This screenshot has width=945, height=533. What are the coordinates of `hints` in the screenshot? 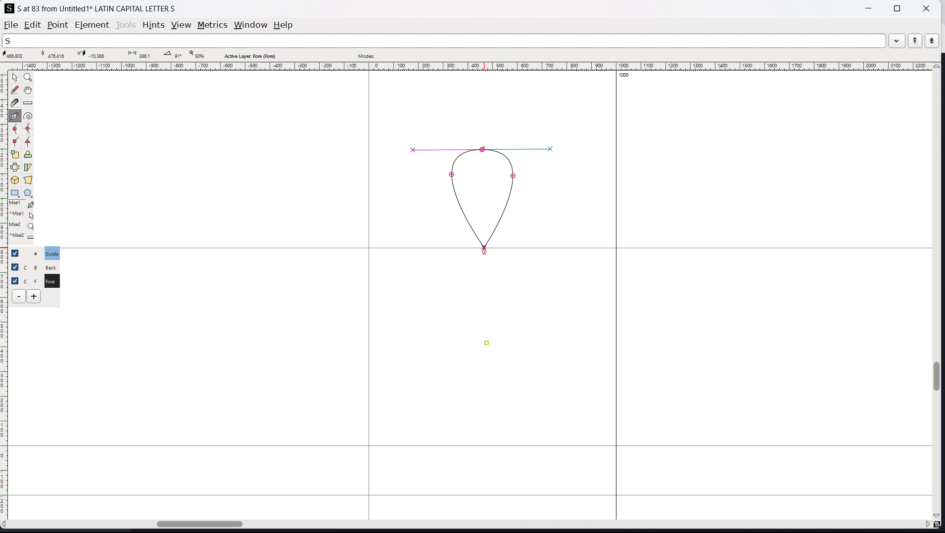 It's located at (154, 25).